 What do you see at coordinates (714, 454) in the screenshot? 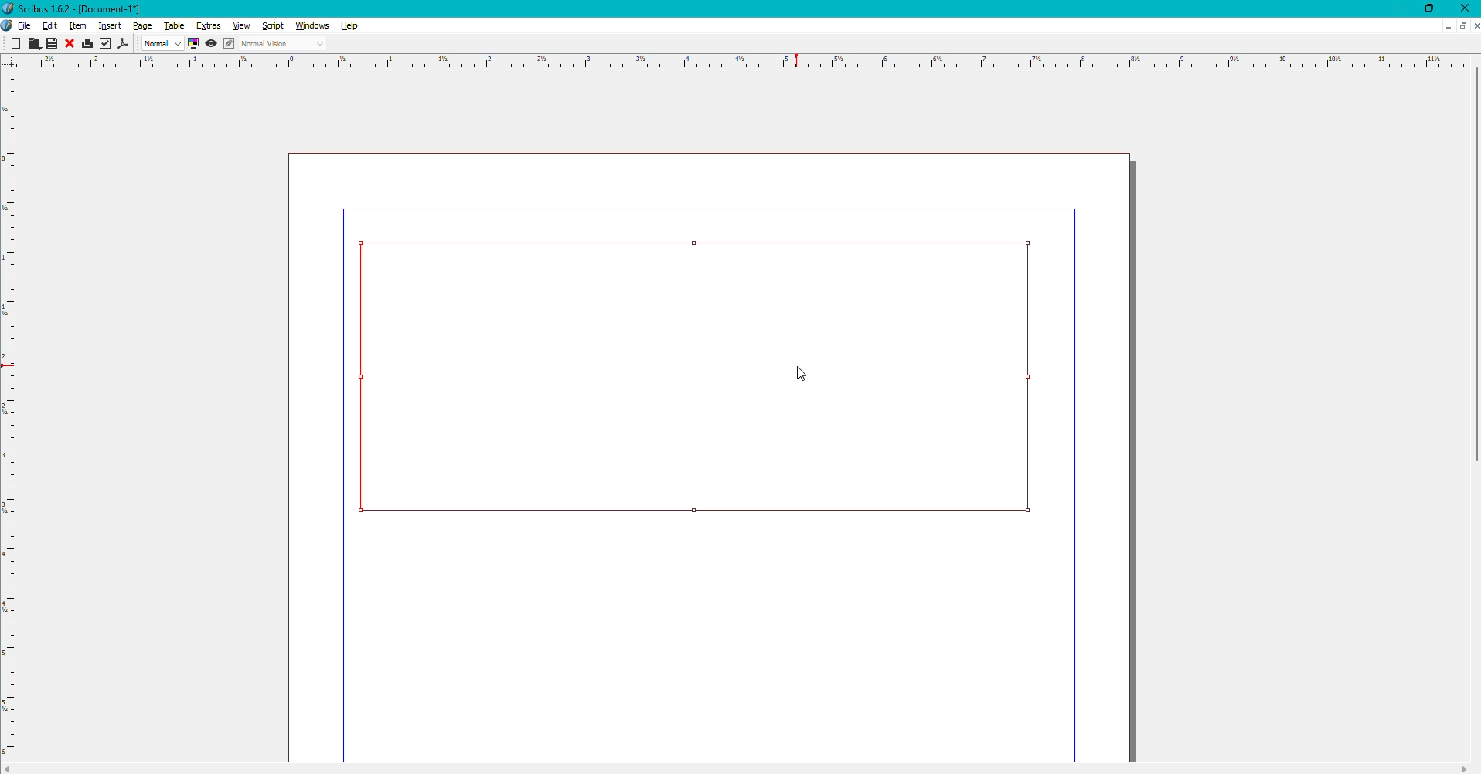
I see `page` at bounding box center [714, 454].